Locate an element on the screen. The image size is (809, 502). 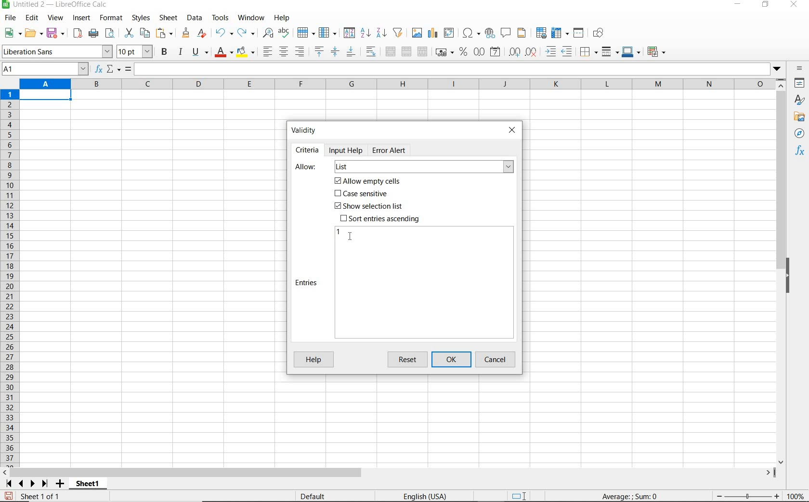
autofilter is located at coordinates (397, 33).